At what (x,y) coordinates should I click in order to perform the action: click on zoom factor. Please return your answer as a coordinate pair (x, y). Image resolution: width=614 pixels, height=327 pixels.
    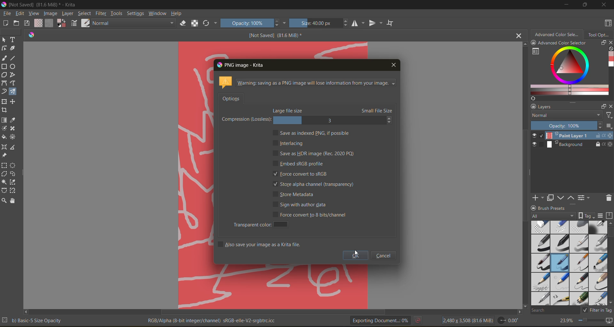
    Looking at the image, I should click on (565, 321).